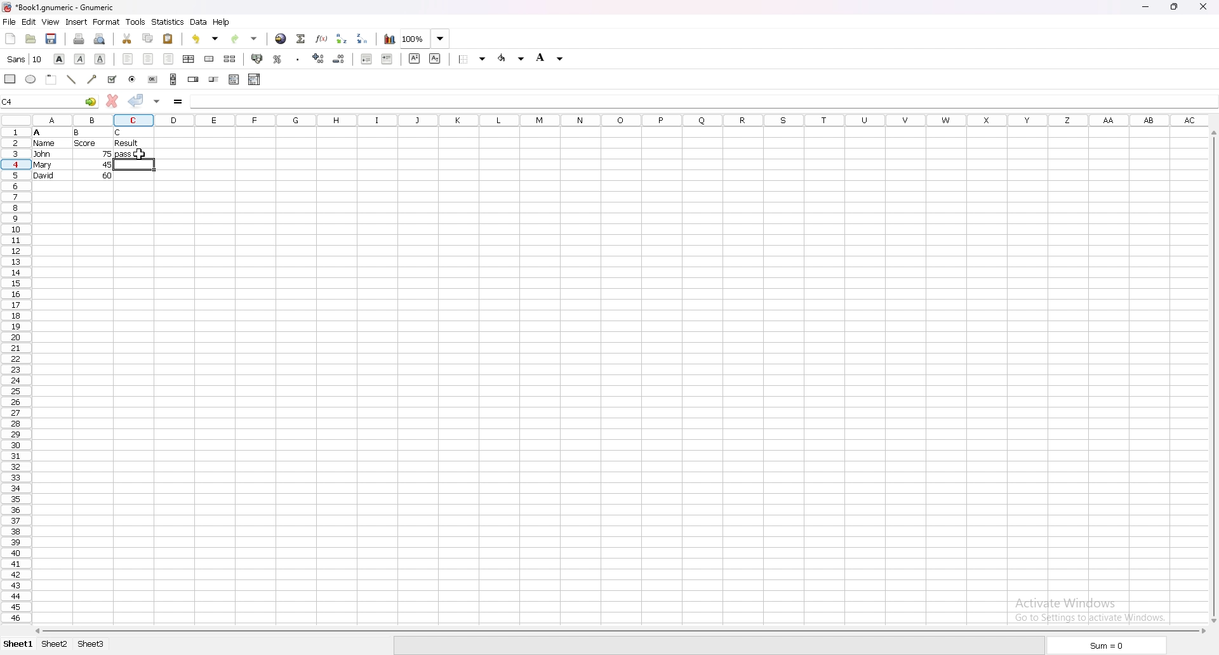 The height and width of the screenshot is (655, 1219). Describe the element at coordinates (60, 59) in the screenshot. I see `bold` at that location.